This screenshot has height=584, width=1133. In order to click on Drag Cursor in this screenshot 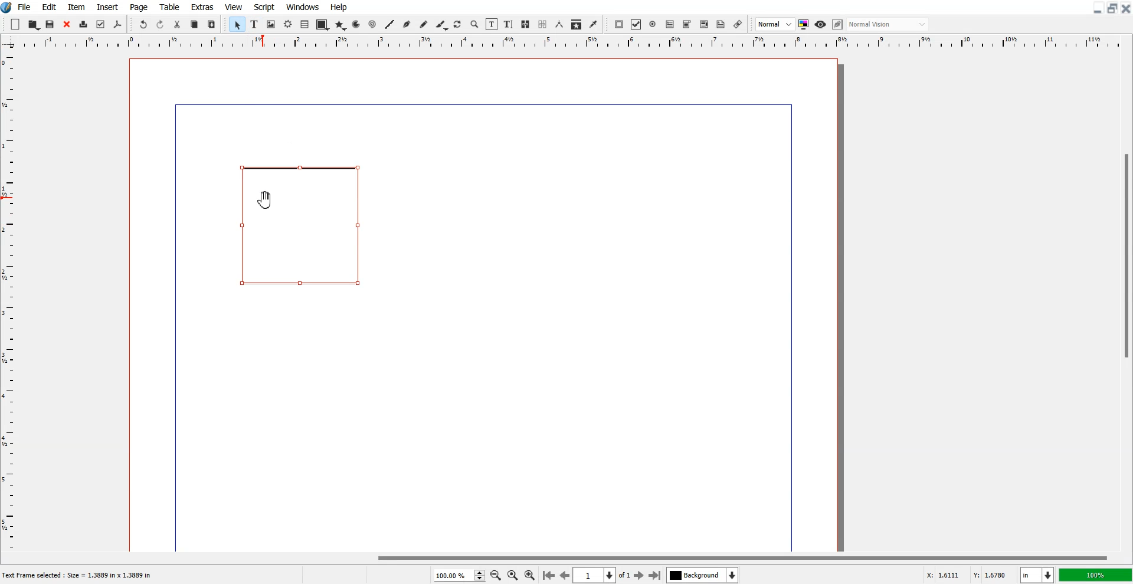, I will do `click(266, 201)`.